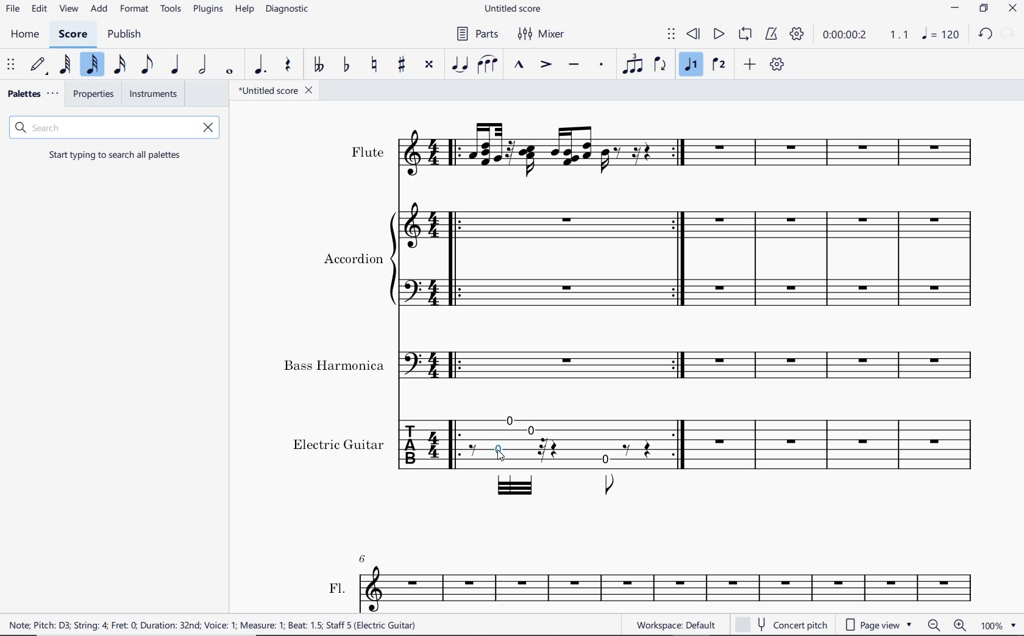 This screenshot has width=1024, height=636. I want to click on toggle sharp, so click(404, 65).